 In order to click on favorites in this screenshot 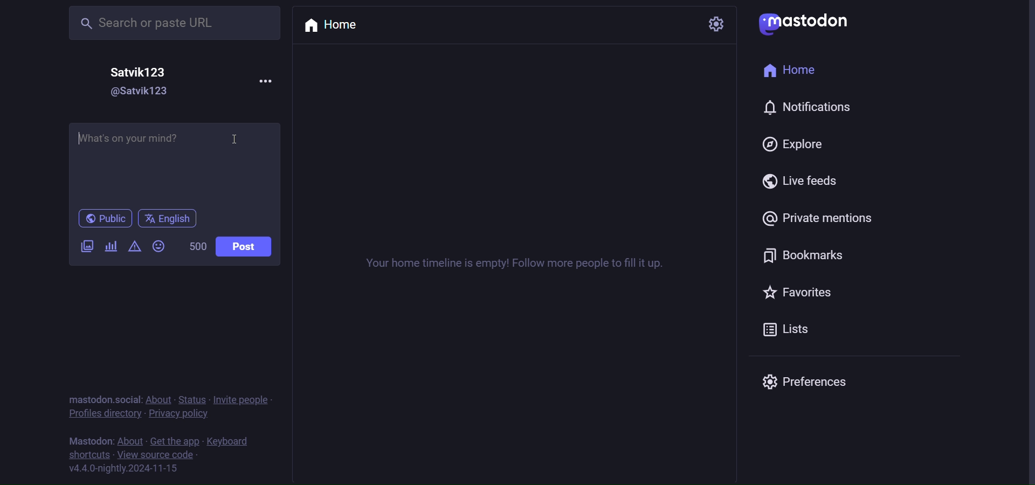, I will do `click(801, 293)`.